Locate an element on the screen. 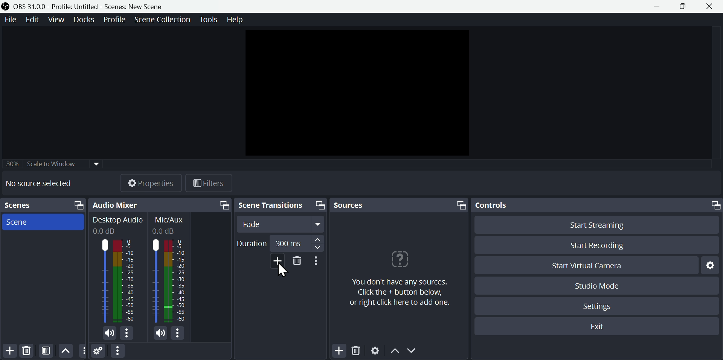 The height and width of the screenshot is (360, 723). help is located at coordinates (398, 276).